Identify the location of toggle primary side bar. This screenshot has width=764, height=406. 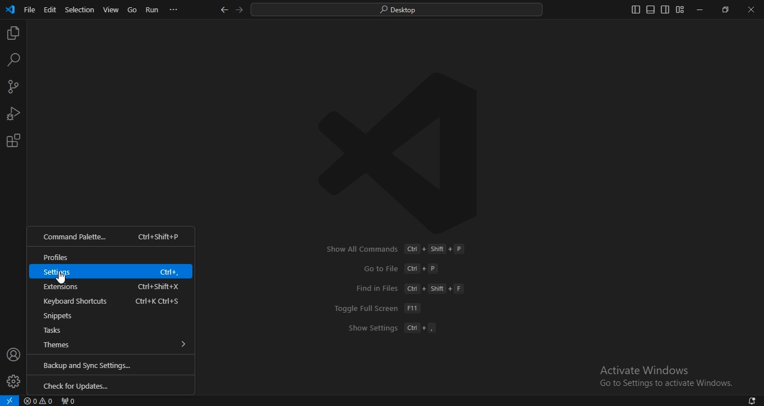
(636, 10).